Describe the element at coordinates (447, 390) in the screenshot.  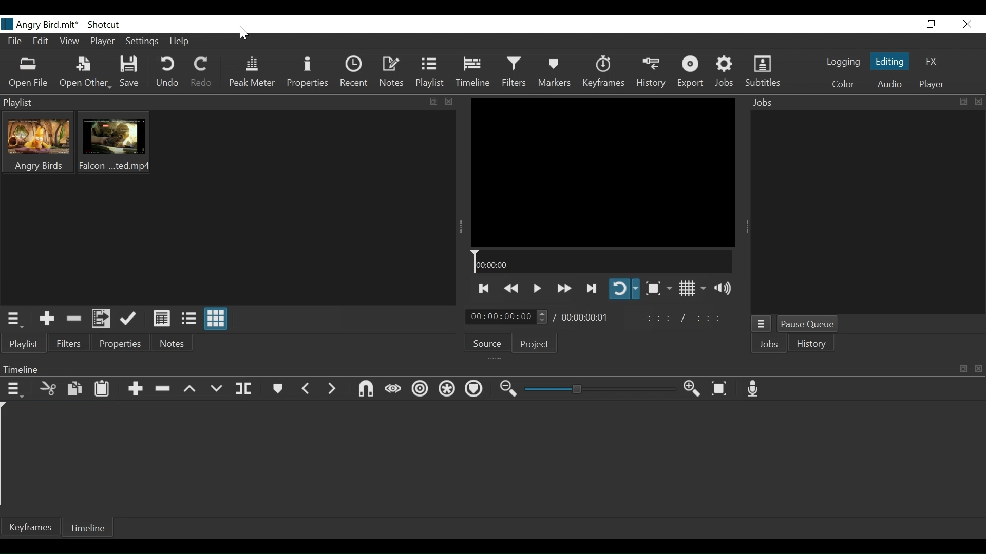
I see `Rippla all tracks` at that location.